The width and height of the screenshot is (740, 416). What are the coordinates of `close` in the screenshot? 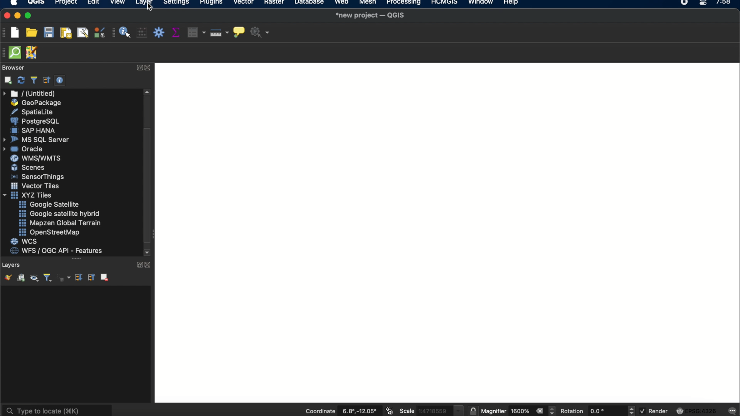 It's located at (6, 16).